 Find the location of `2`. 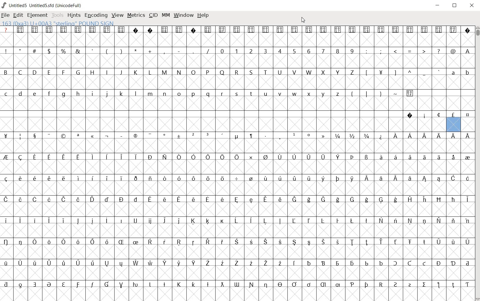

2 is located at coordinates (251, 51).